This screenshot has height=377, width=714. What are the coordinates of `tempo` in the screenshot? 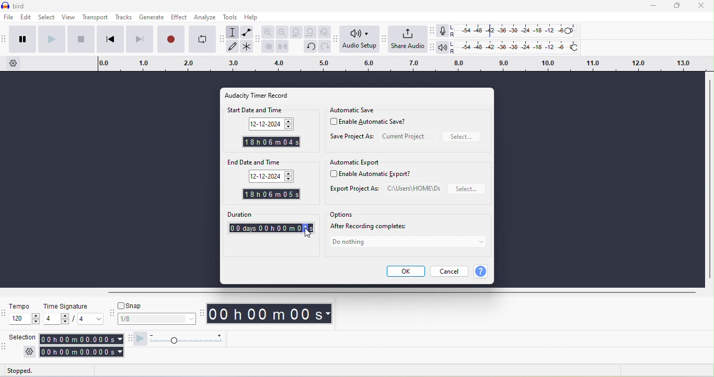 It's located at (25, 319).